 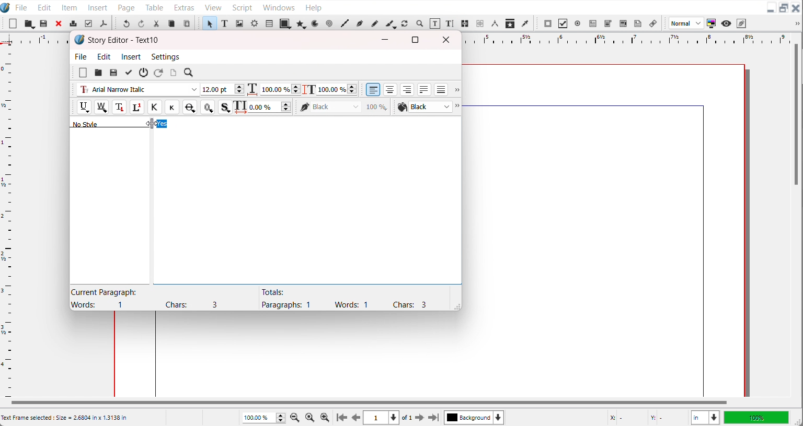 What do you see at coordinates (433, 418) in the screenshot?
I see `Go to the last page` at bounding box center [433, 418].